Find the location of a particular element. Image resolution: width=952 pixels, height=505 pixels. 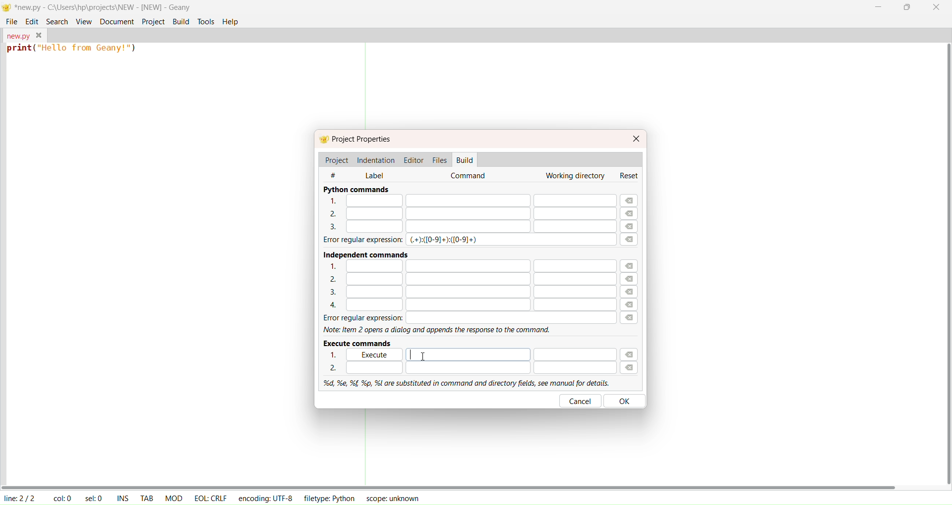

clear is located at coordinates (632, 286).